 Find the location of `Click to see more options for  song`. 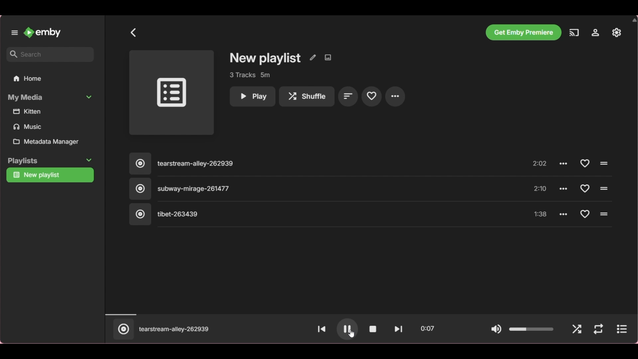

Click to see more options for  song is located at coordinates (564, 164).